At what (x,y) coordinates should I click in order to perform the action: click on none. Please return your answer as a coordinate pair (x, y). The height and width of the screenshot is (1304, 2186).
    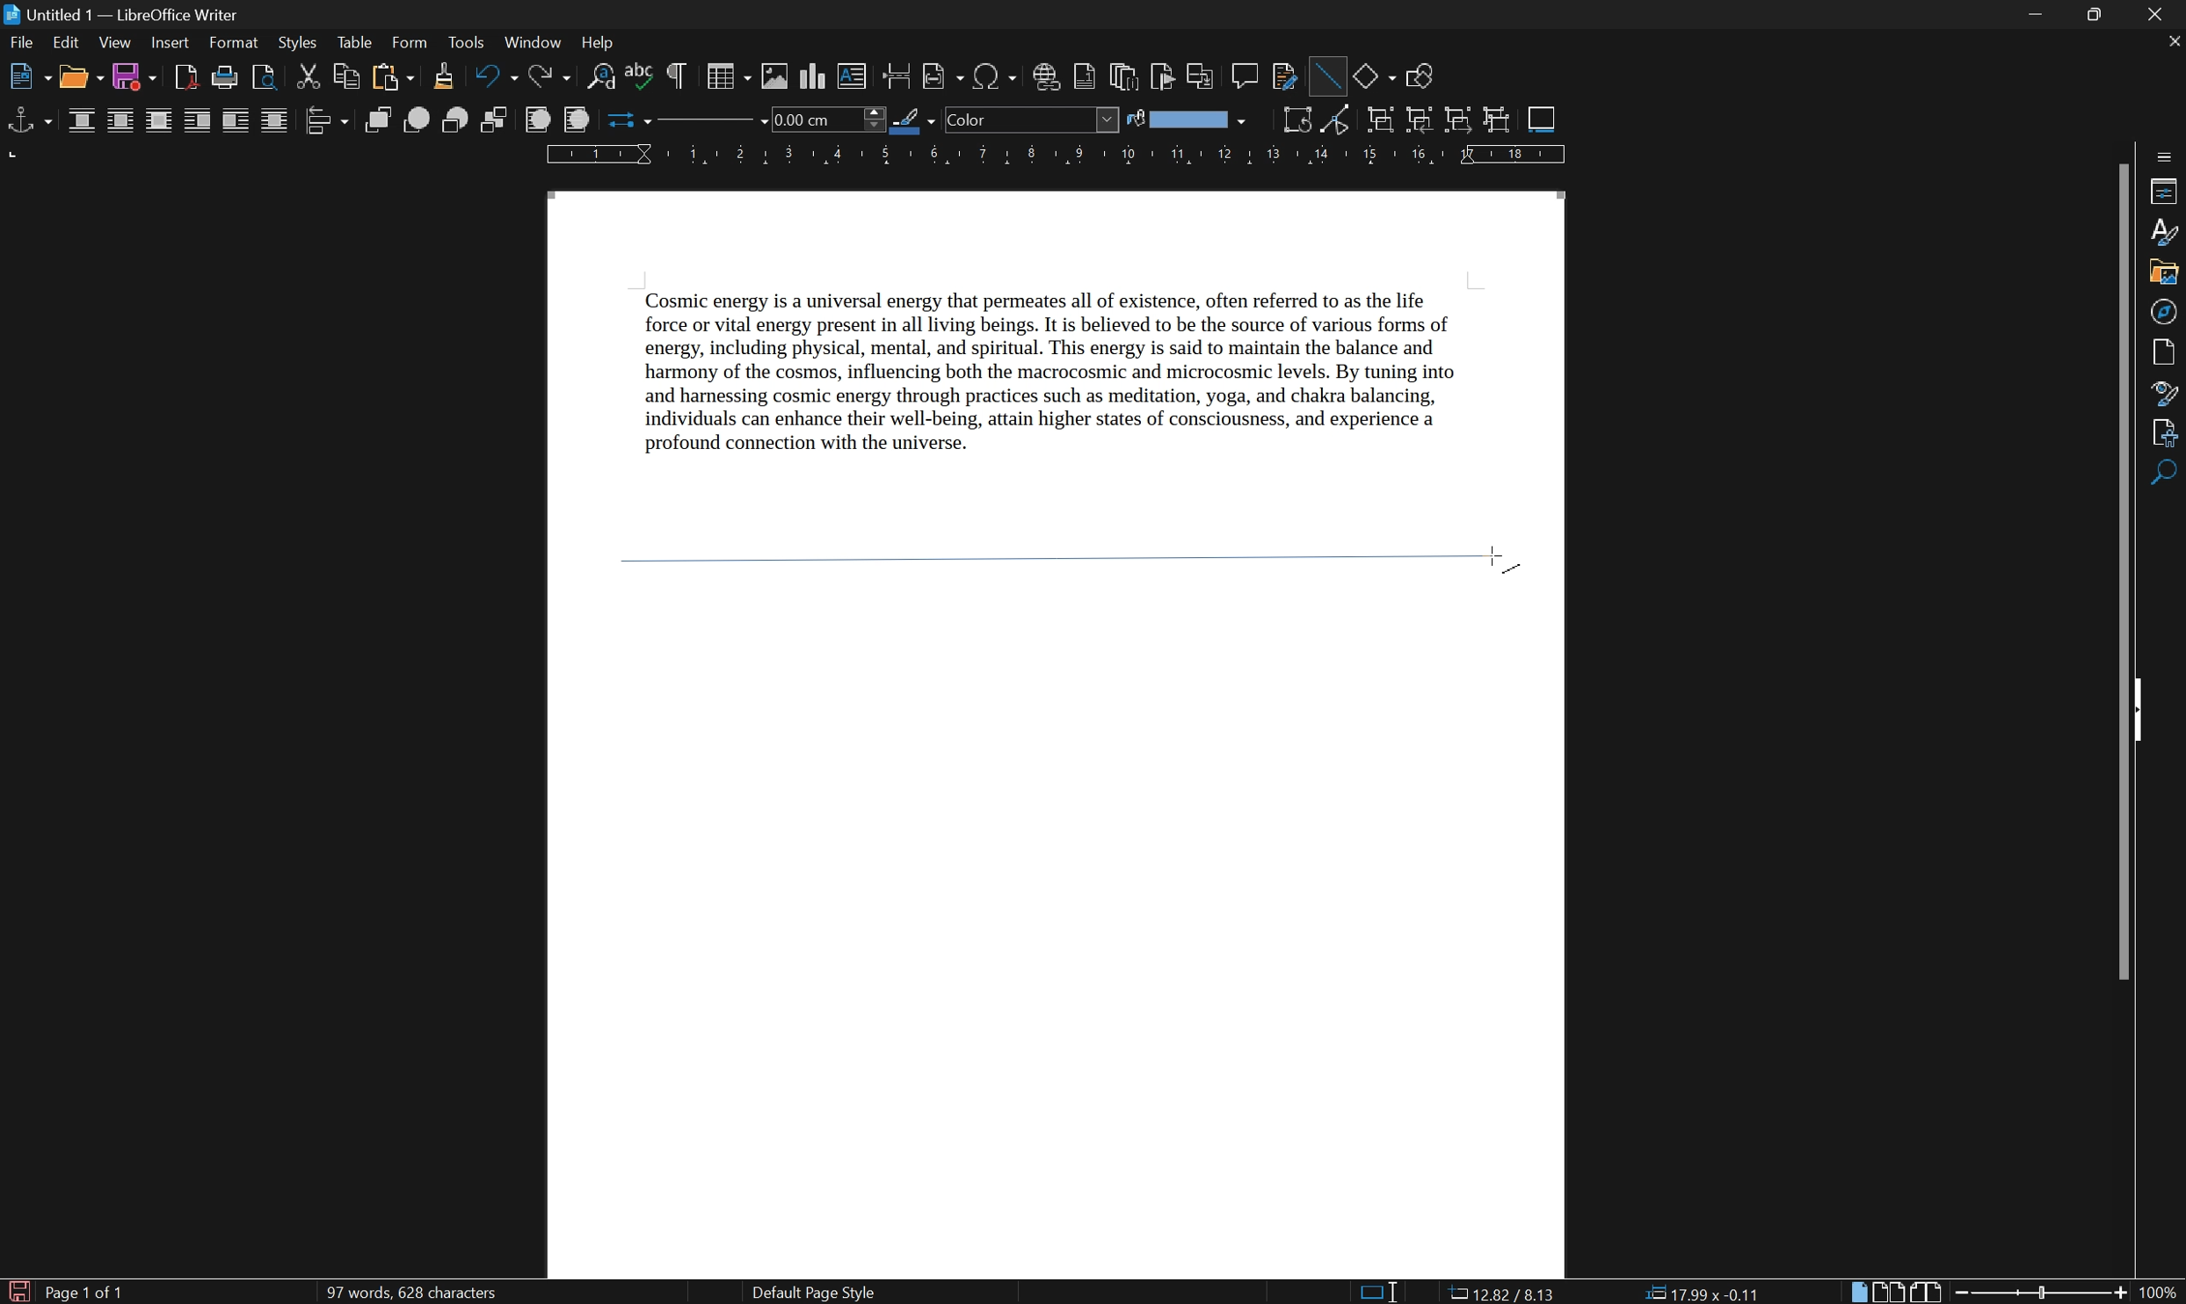
    Looking at the image, I should click on (84, 121).